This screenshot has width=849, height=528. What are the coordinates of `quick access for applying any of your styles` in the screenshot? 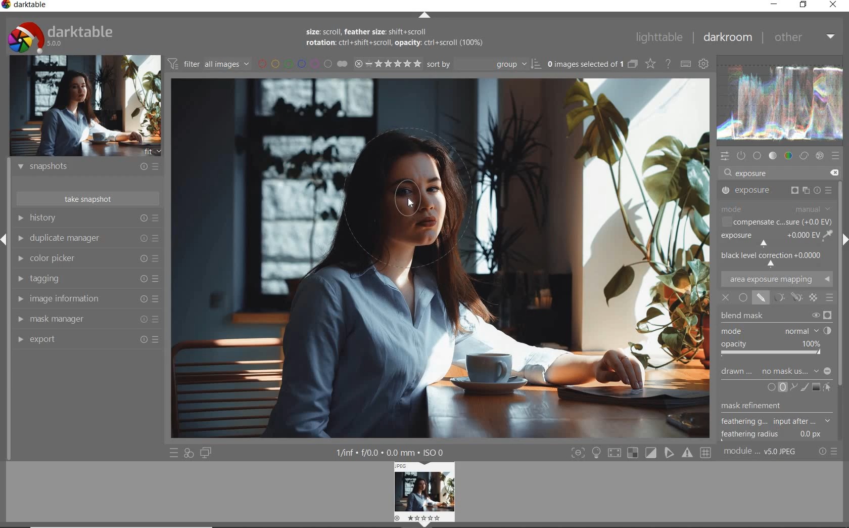 It's located at (188, 454).